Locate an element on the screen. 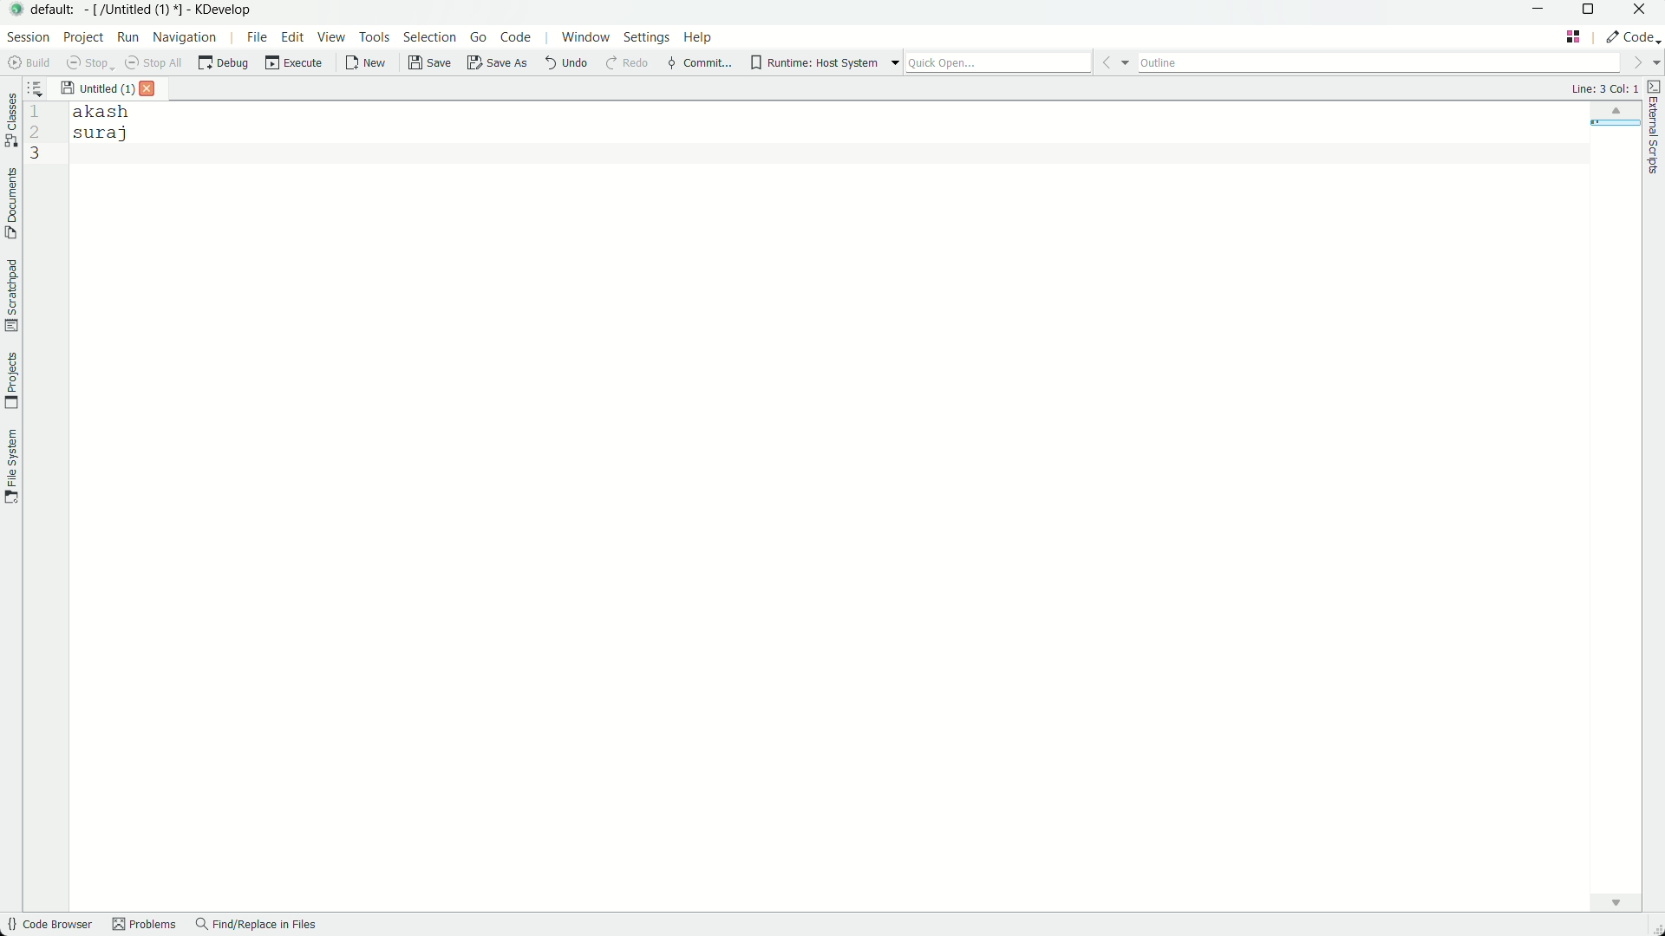 The width and height of the screenshot is (1665, 936). build is located at coordinates (26, 62).